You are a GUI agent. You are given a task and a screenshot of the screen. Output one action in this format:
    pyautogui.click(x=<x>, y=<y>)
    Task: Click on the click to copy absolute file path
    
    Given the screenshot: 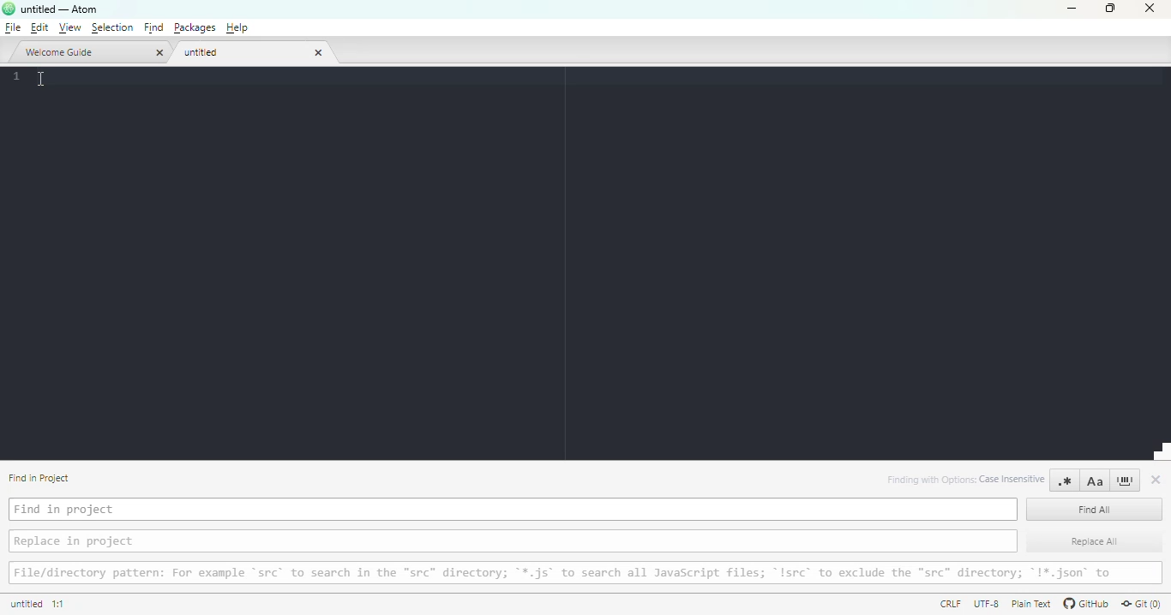 What is the action you would take?
    pyautogui.click(x=26, y=602)
    